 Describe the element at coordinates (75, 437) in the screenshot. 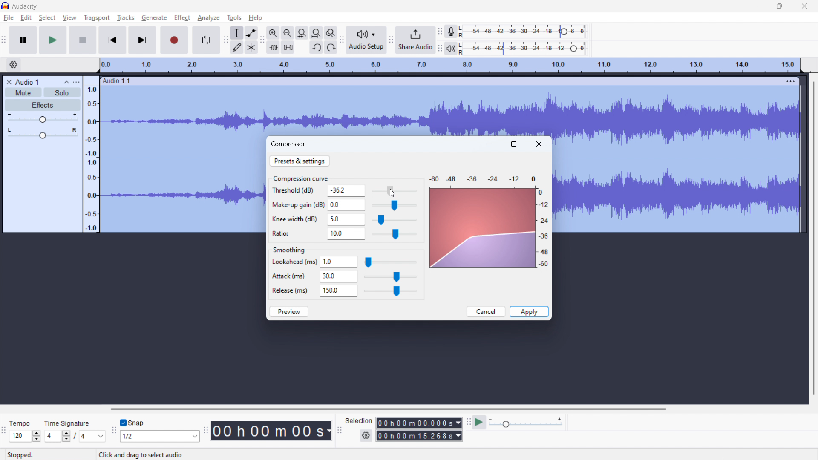

I see `4/4 (set time signature)` at that location.